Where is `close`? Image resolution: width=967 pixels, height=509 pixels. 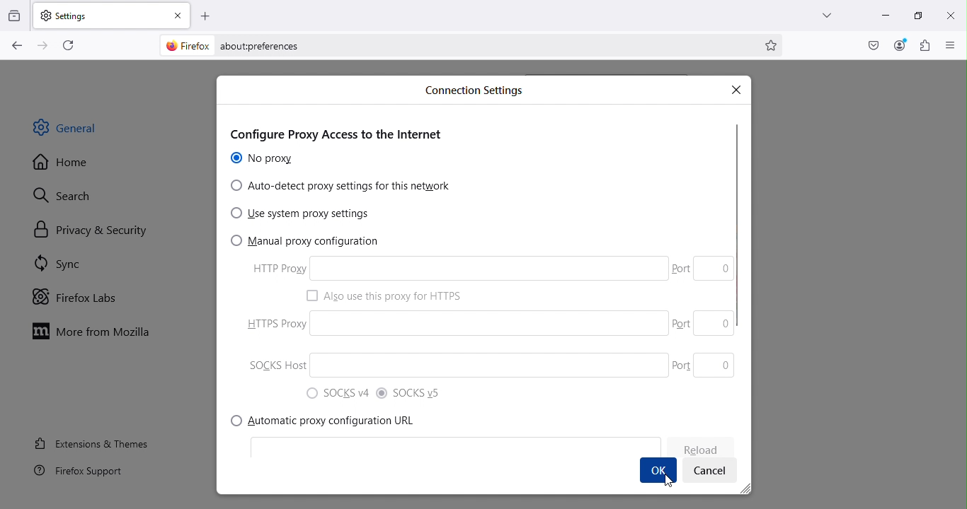 close is located at coordinates (951, 14).